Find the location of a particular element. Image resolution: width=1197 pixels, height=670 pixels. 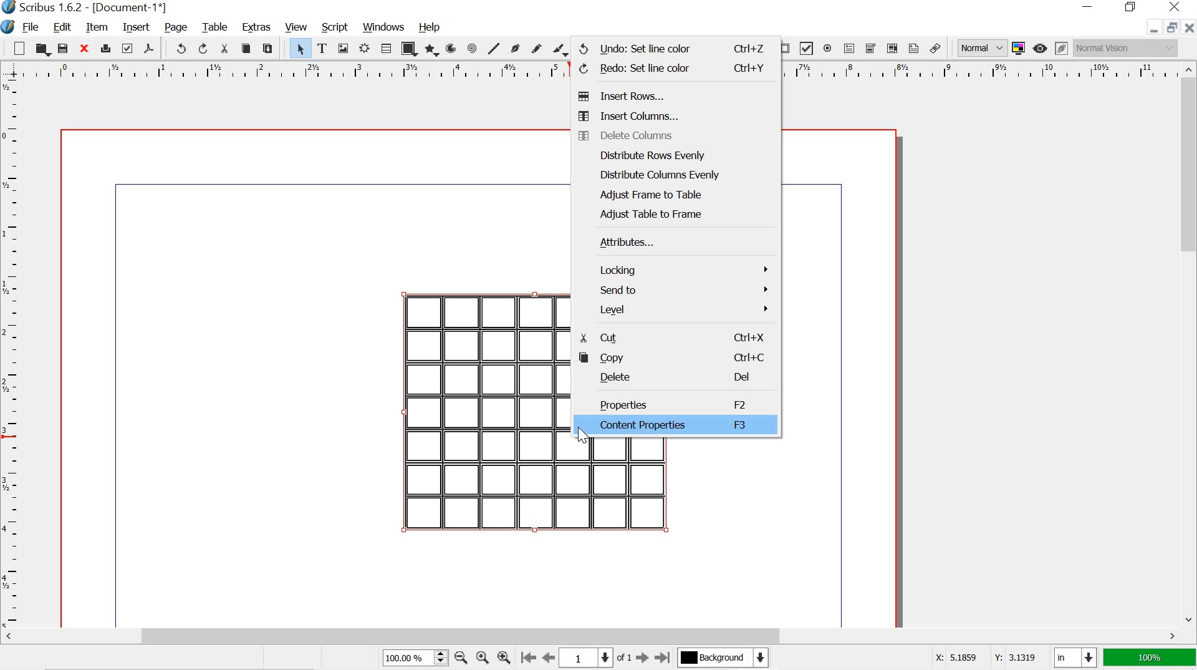

freehand line is located at coordinates (537, 47).